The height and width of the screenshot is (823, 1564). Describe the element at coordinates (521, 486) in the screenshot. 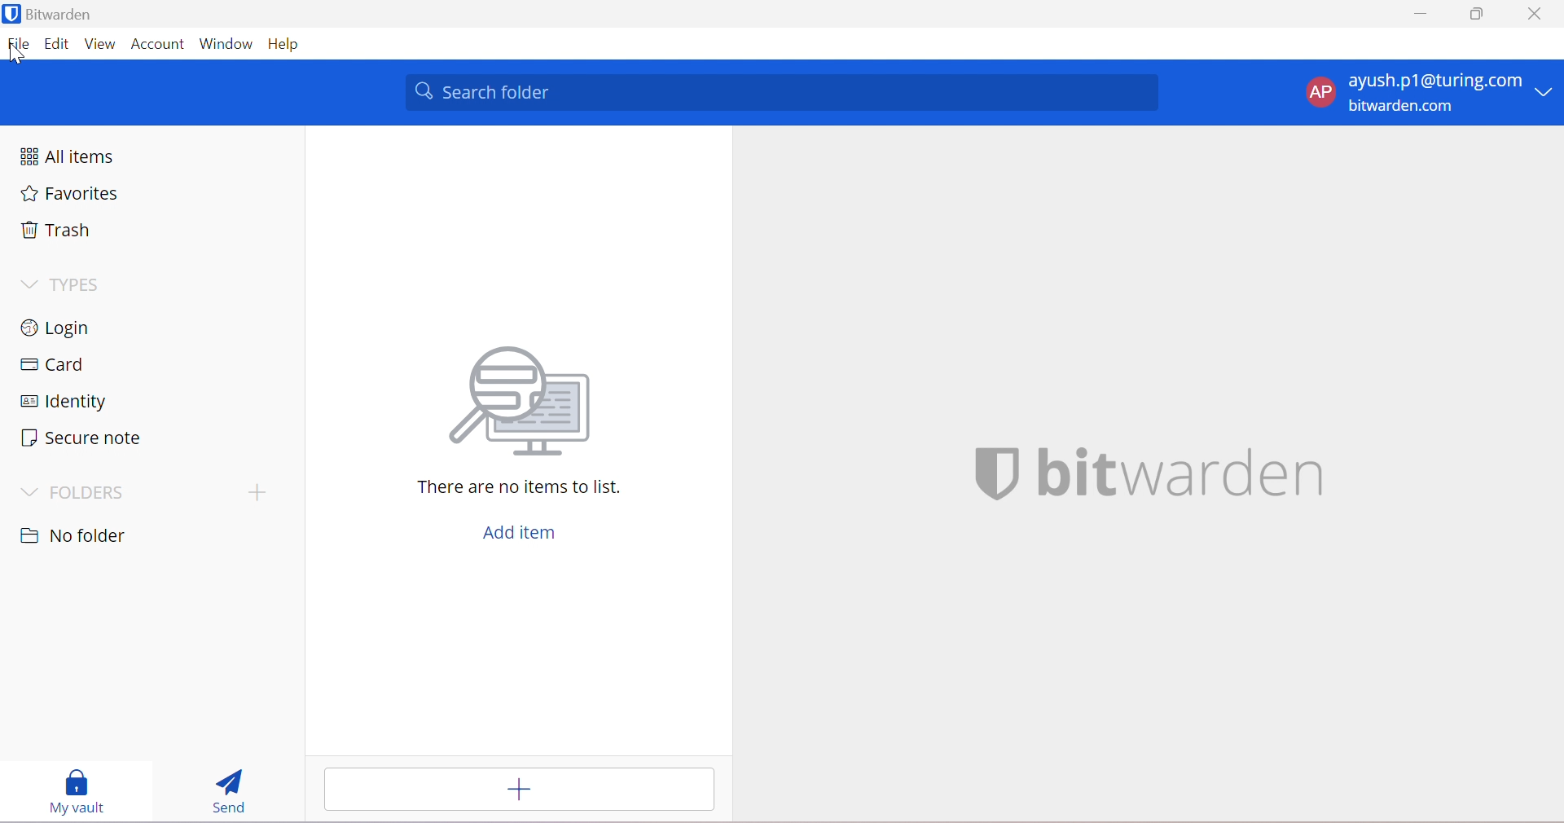

I see `There are no items to list.` at that location.